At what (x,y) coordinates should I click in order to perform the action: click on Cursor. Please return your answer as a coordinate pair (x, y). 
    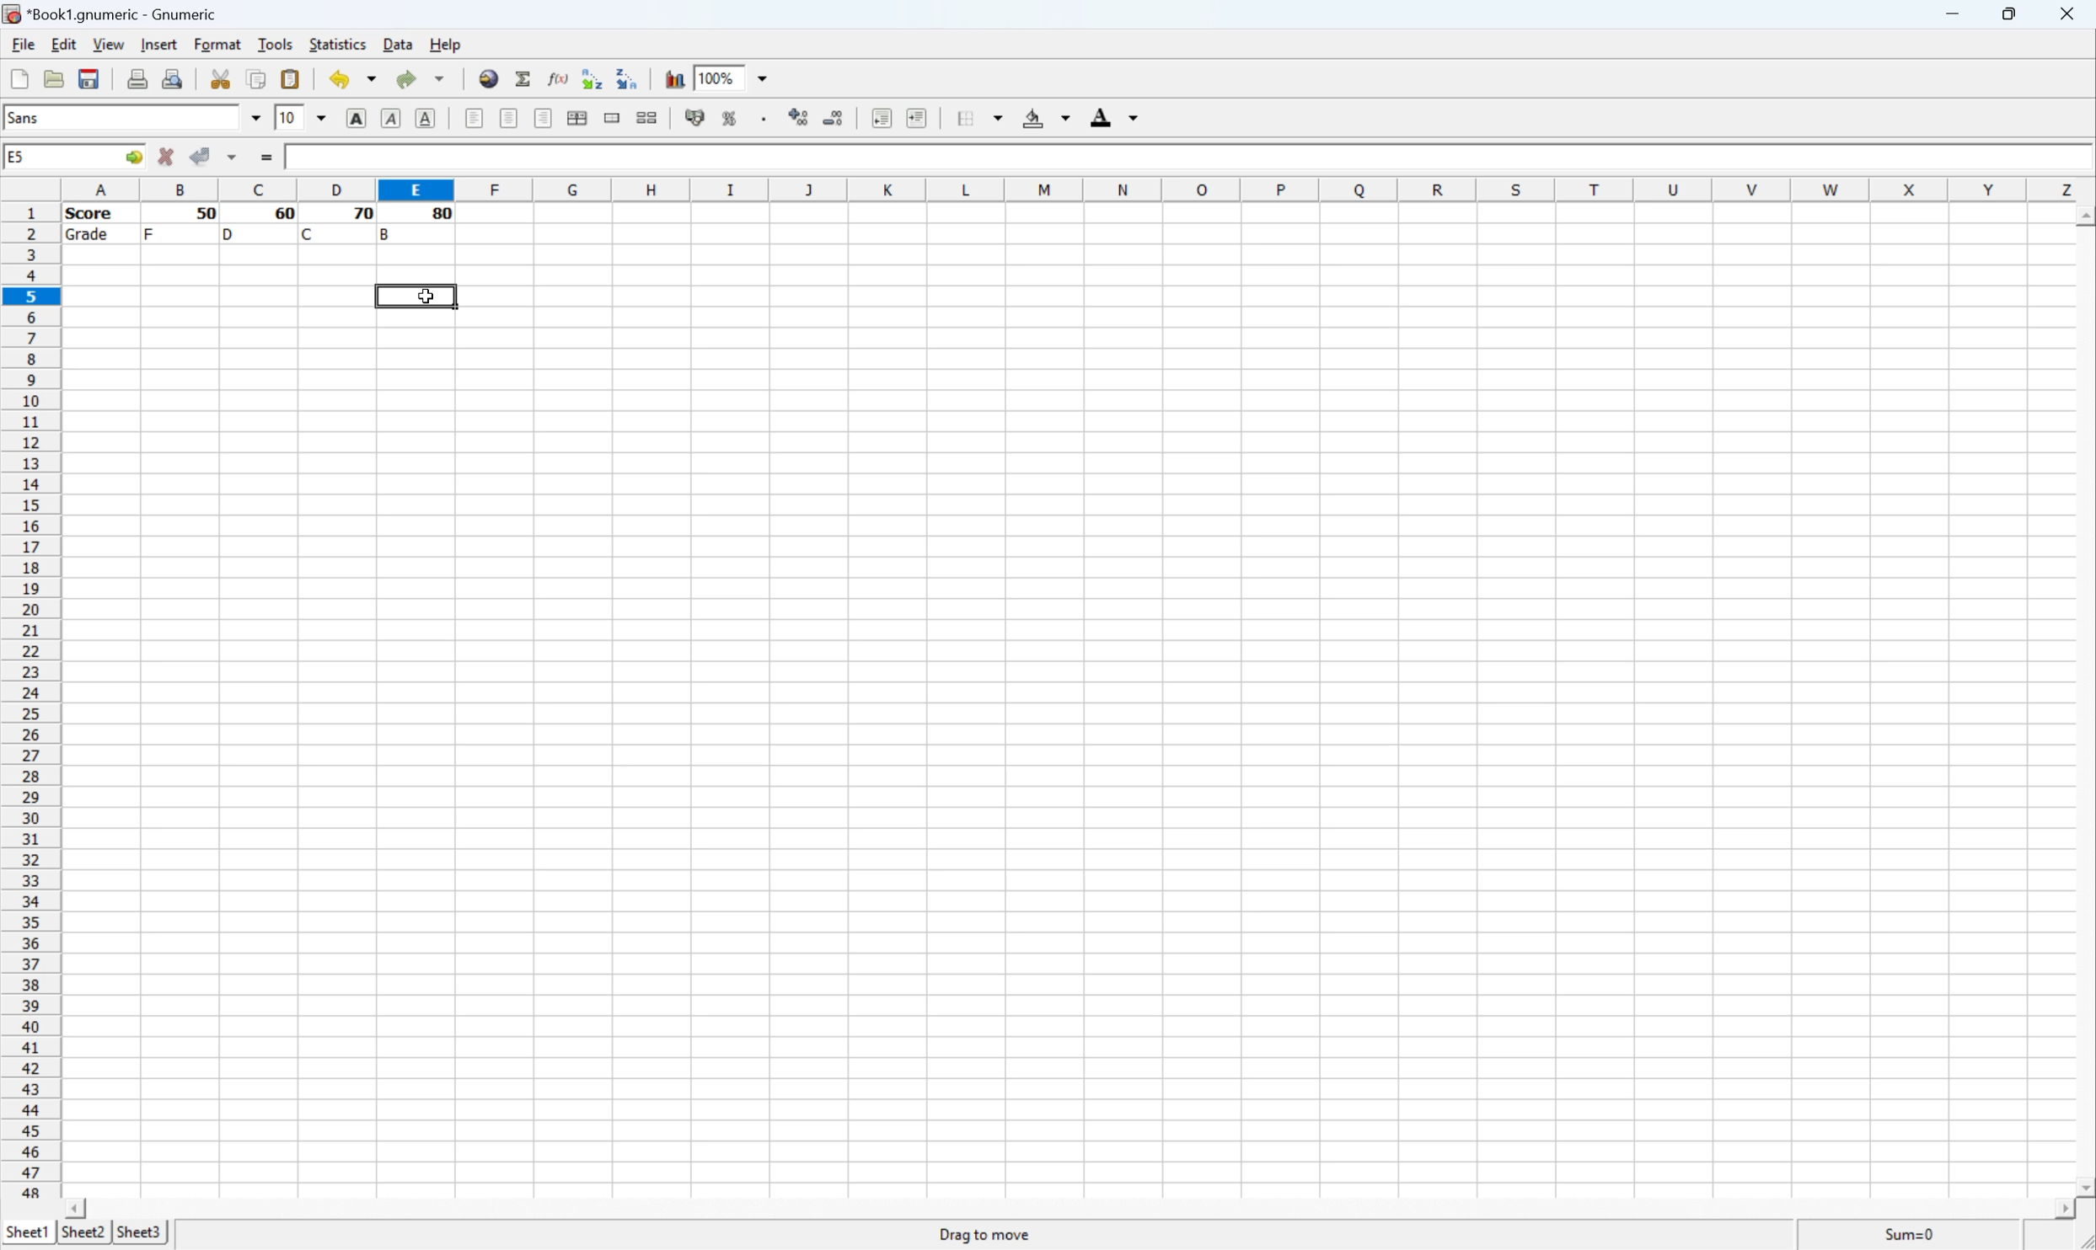
    Looking at the image, I should click on (422, 298).